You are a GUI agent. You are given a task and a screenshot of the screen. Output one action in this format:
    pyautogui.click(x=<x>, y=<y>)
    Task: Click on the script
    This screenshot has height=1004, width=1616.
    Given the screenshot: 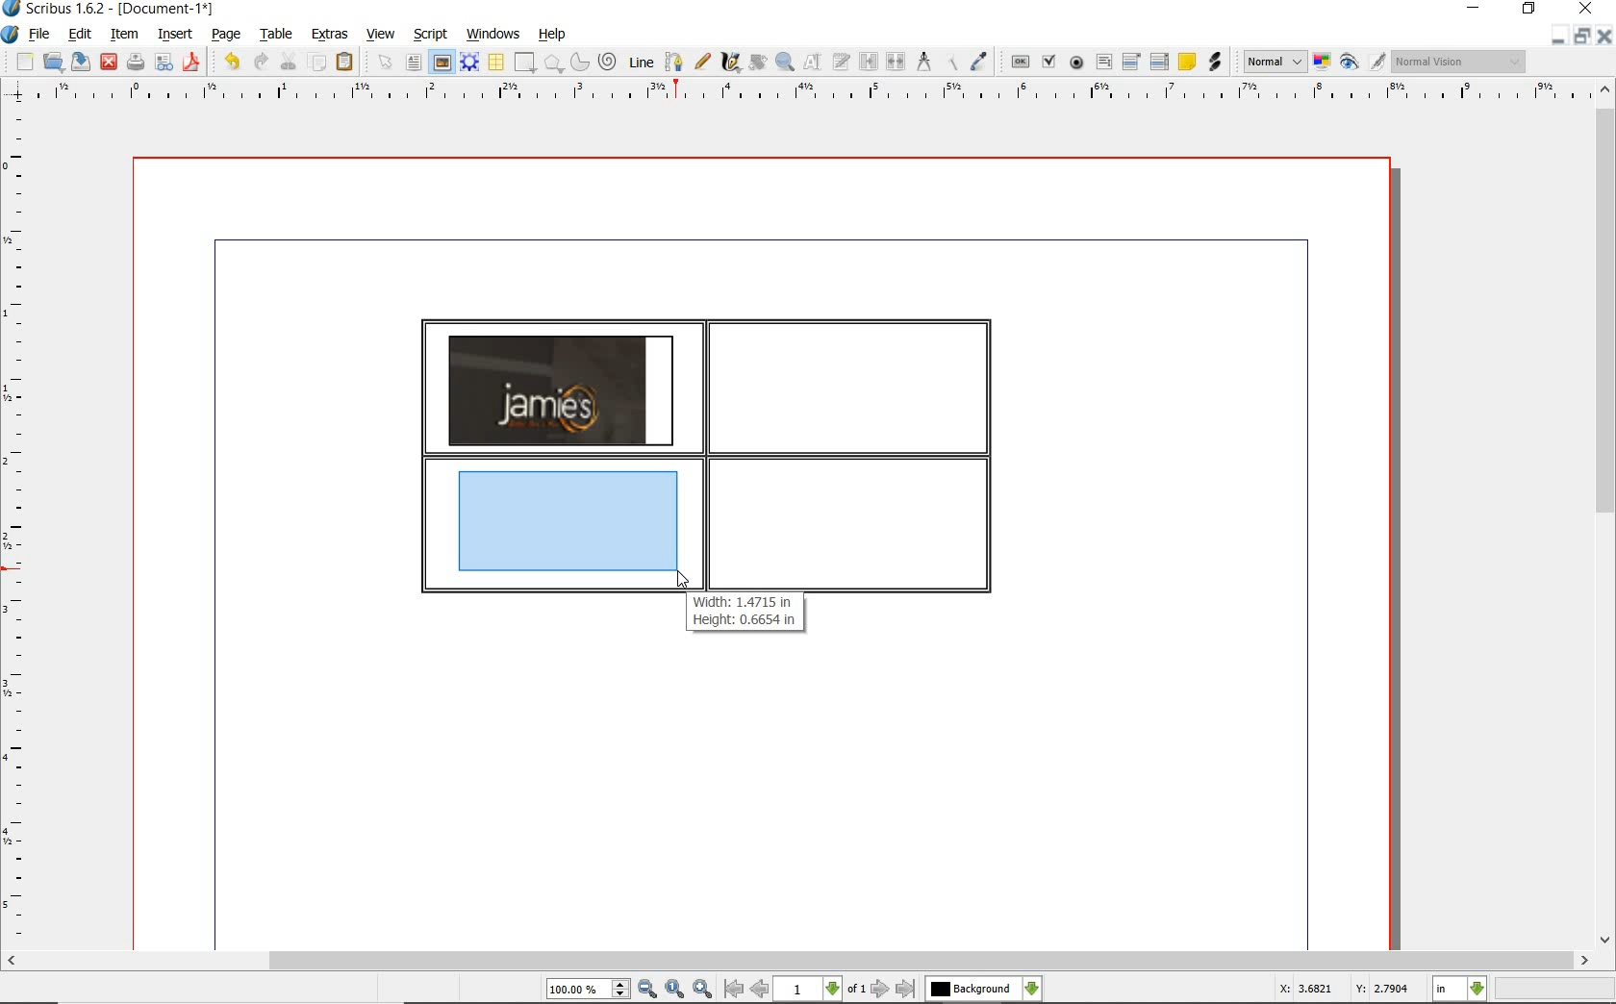 What is the action you would take?
    pyautogui.click(x=432, y=35)
    